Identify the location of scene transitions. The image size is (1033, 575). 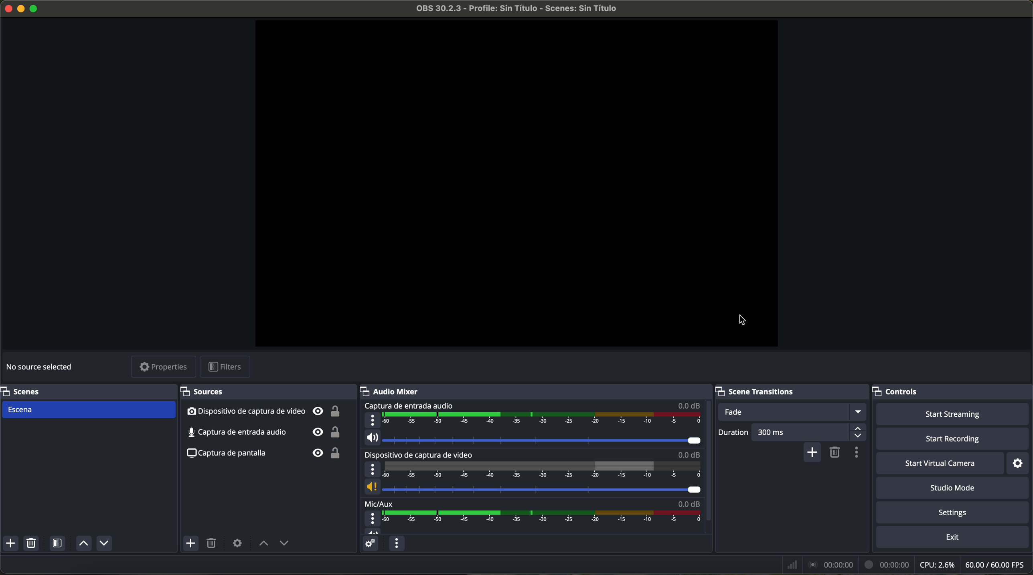
(790, 392).